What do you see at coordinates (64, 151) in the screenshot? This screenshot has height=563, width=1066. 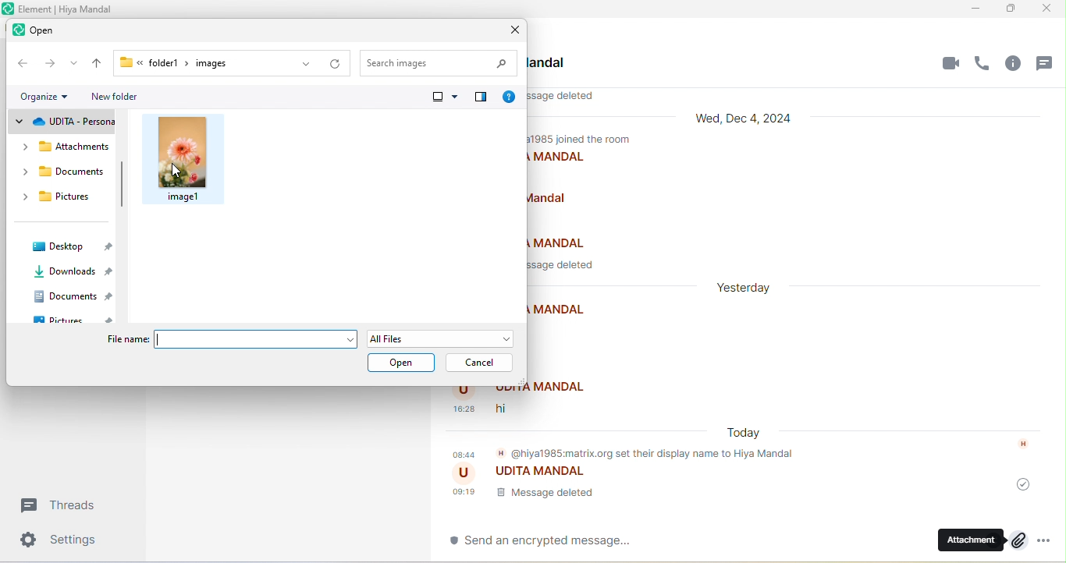 I see `attachments` at bounding box center [64, 151].